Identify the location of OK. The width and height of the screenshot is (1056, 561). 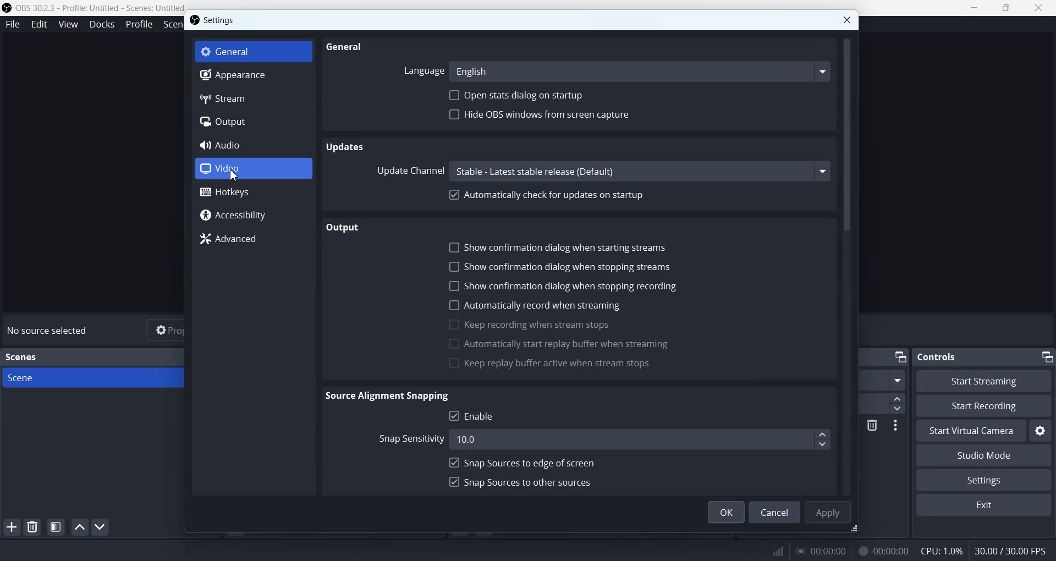
(726, 512).